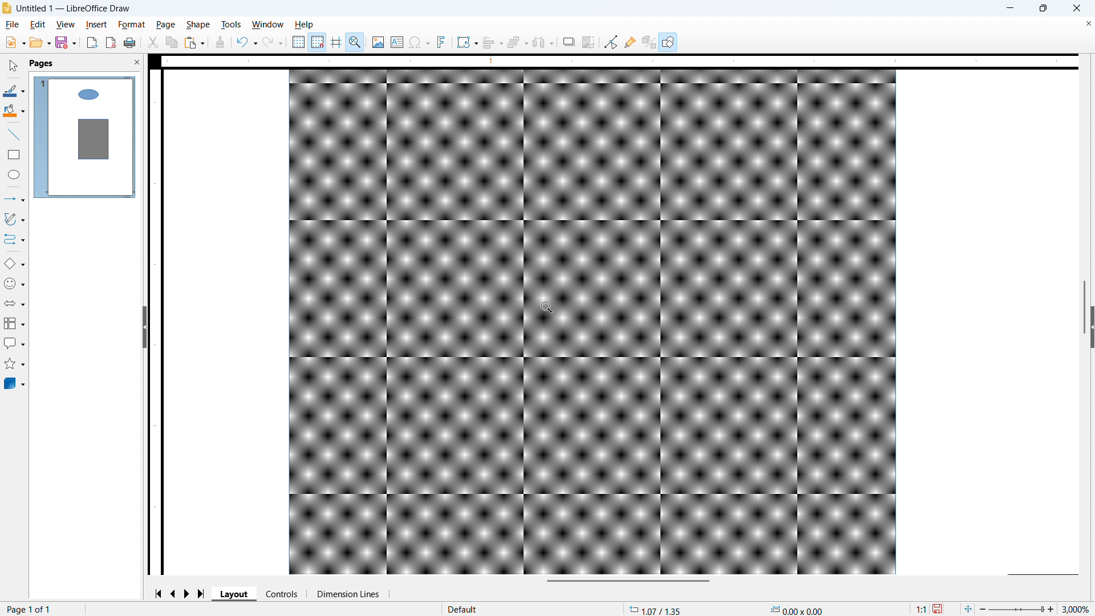 The width and height of the screenshot is (1095, 616). Describe the element at coordinates (165, 25) in the screenshot. I see `page ` at that location.